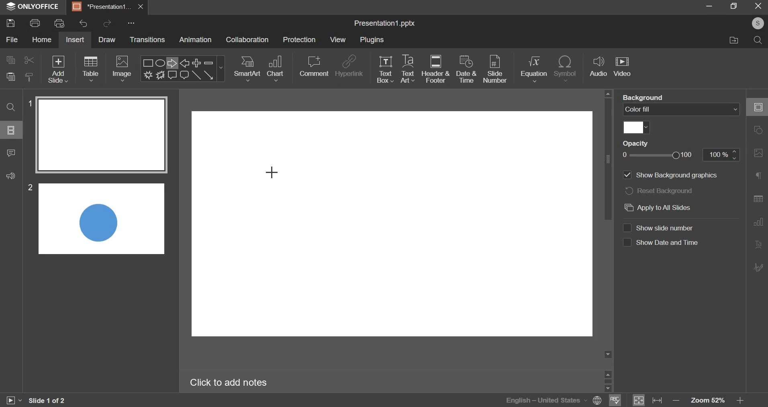  I want to click on Table settings, so click(758, 198).